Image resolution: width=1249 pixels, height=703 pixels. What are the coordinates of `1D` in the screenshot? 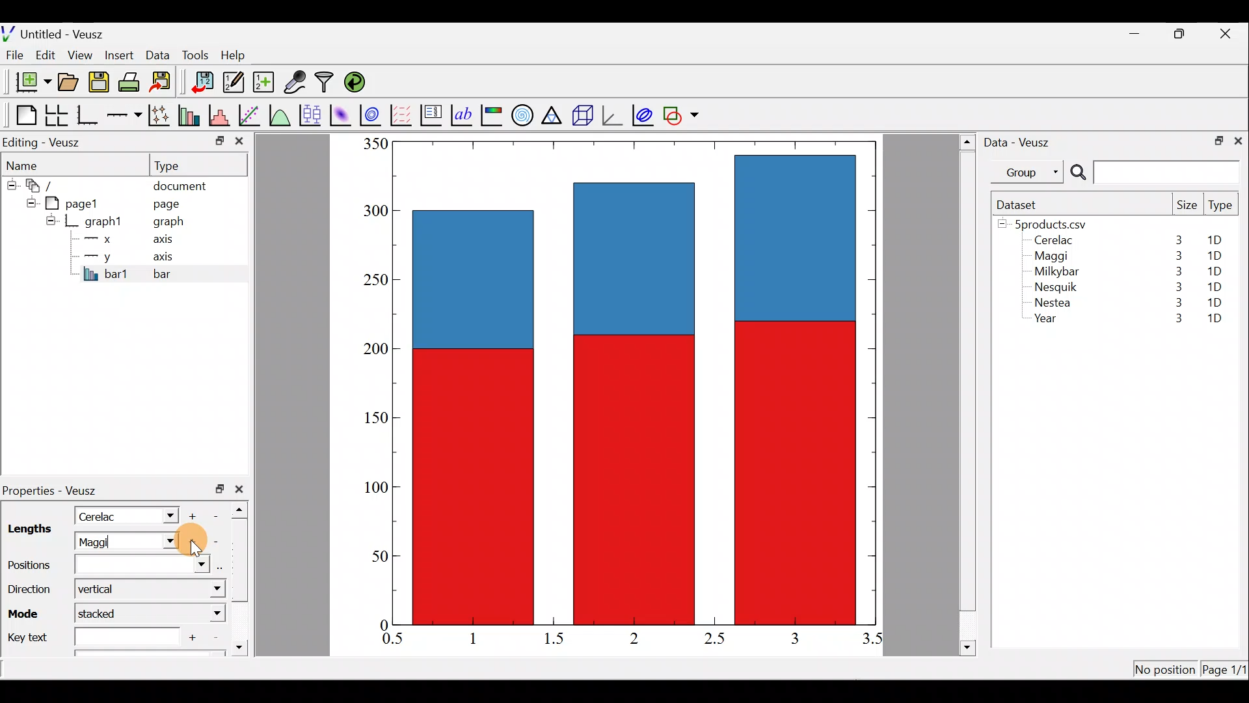 It's located at (1214, 256).